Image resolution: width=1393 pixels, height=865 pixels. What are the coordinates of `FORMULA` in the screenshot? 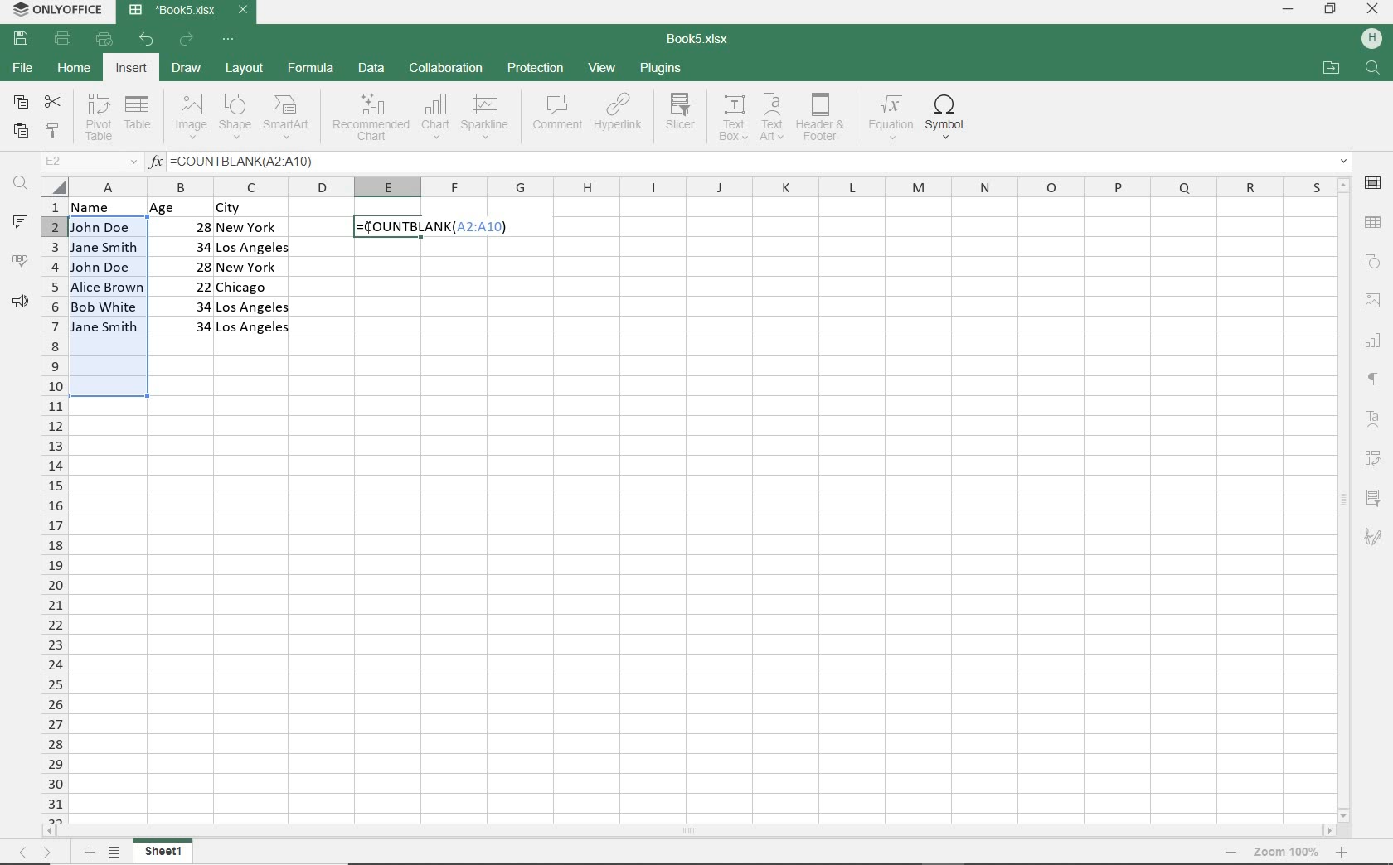 It's located at (309, 68).